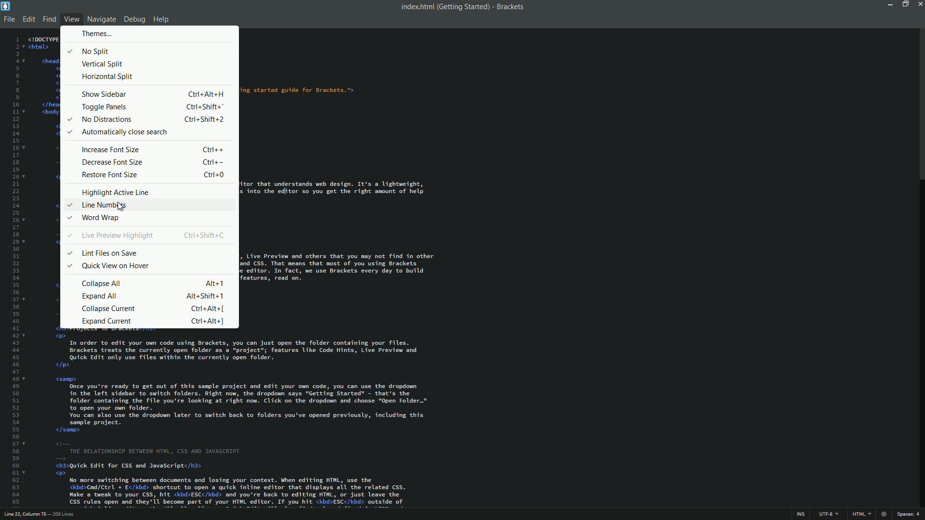 The height and width of the screenshot is (520, 925). I want to click on cursor, so click(121, 208).